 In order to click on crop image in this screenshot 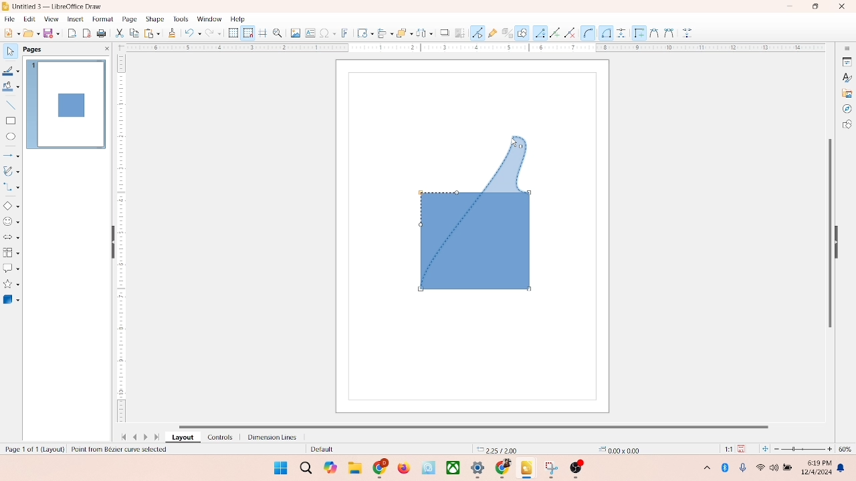, I will do `click(460, 33)`.